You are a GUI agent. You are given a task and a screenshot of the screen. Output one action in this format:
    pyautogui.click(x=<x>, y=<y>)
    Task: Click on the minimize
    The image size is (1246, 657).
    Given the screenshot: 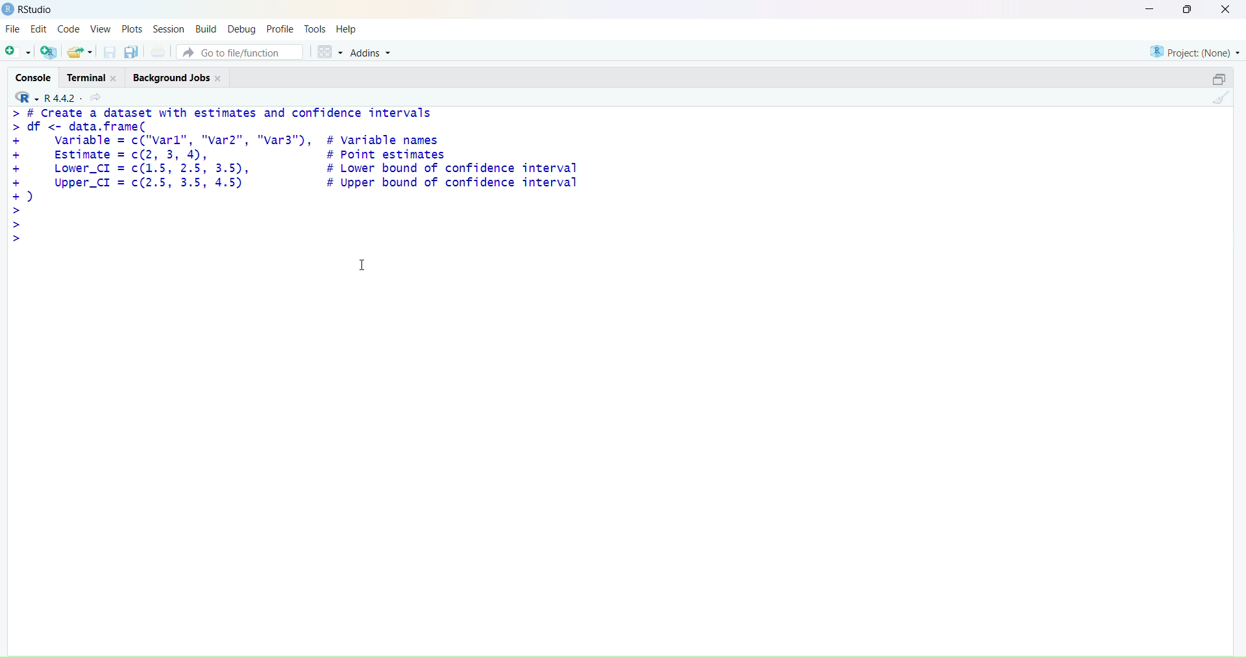 What is the action you would take?
    pyautogui.click(x=1151, y=9)
    